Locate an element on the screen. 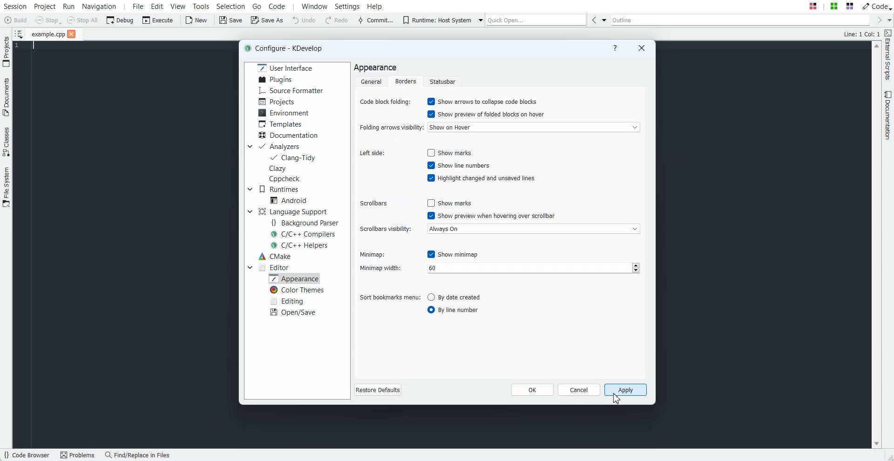  Session is located at coordinates (15, 6).